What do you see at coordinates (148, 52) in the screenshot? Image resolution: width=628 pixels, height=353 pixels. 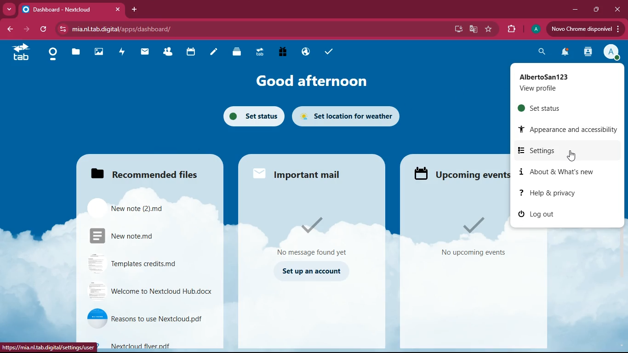 I see `mail` at bounding box center [148, 52].